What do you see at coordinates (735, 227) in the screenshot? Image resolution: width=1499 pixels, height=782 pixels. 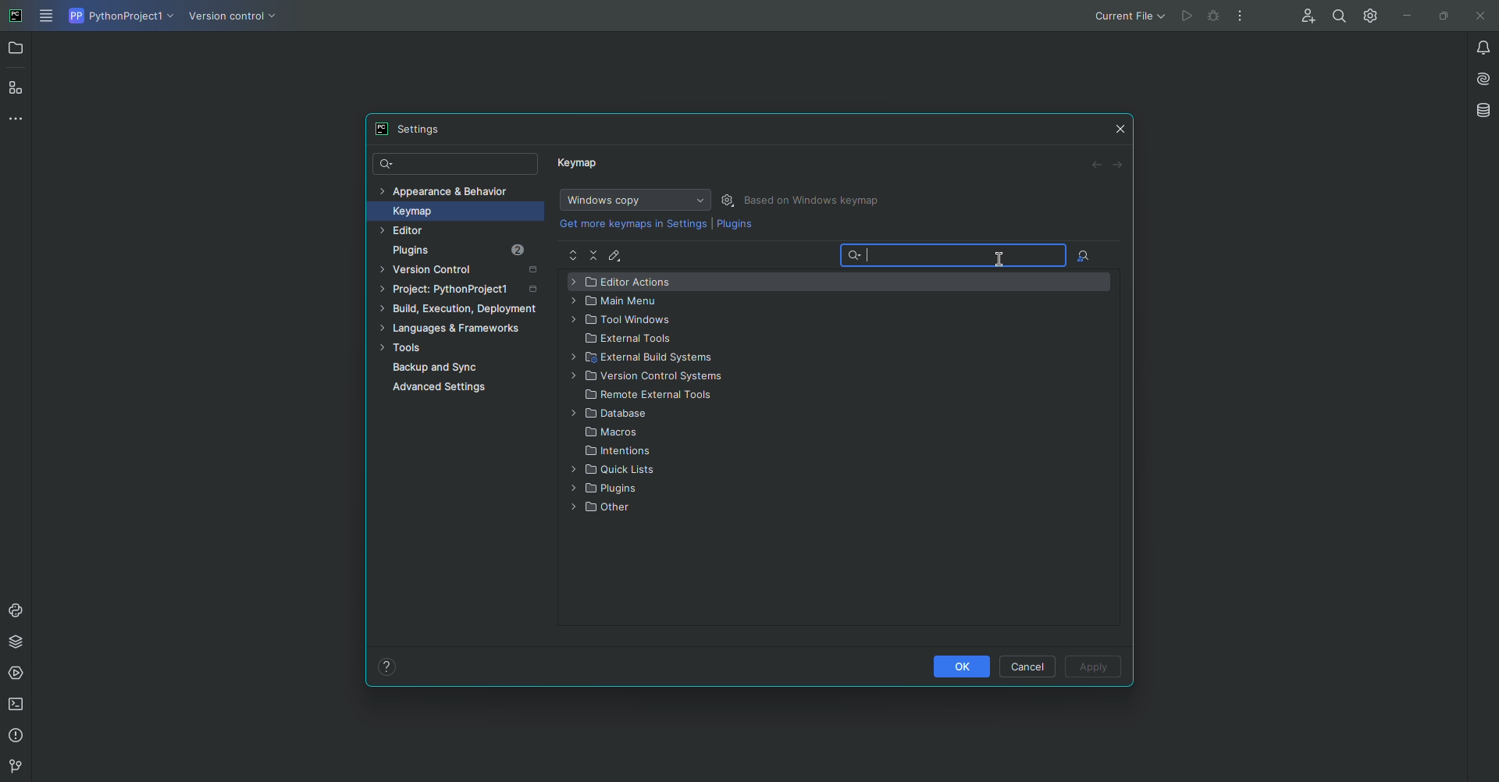 I see `Plugins` at bounding box center [735, 227].